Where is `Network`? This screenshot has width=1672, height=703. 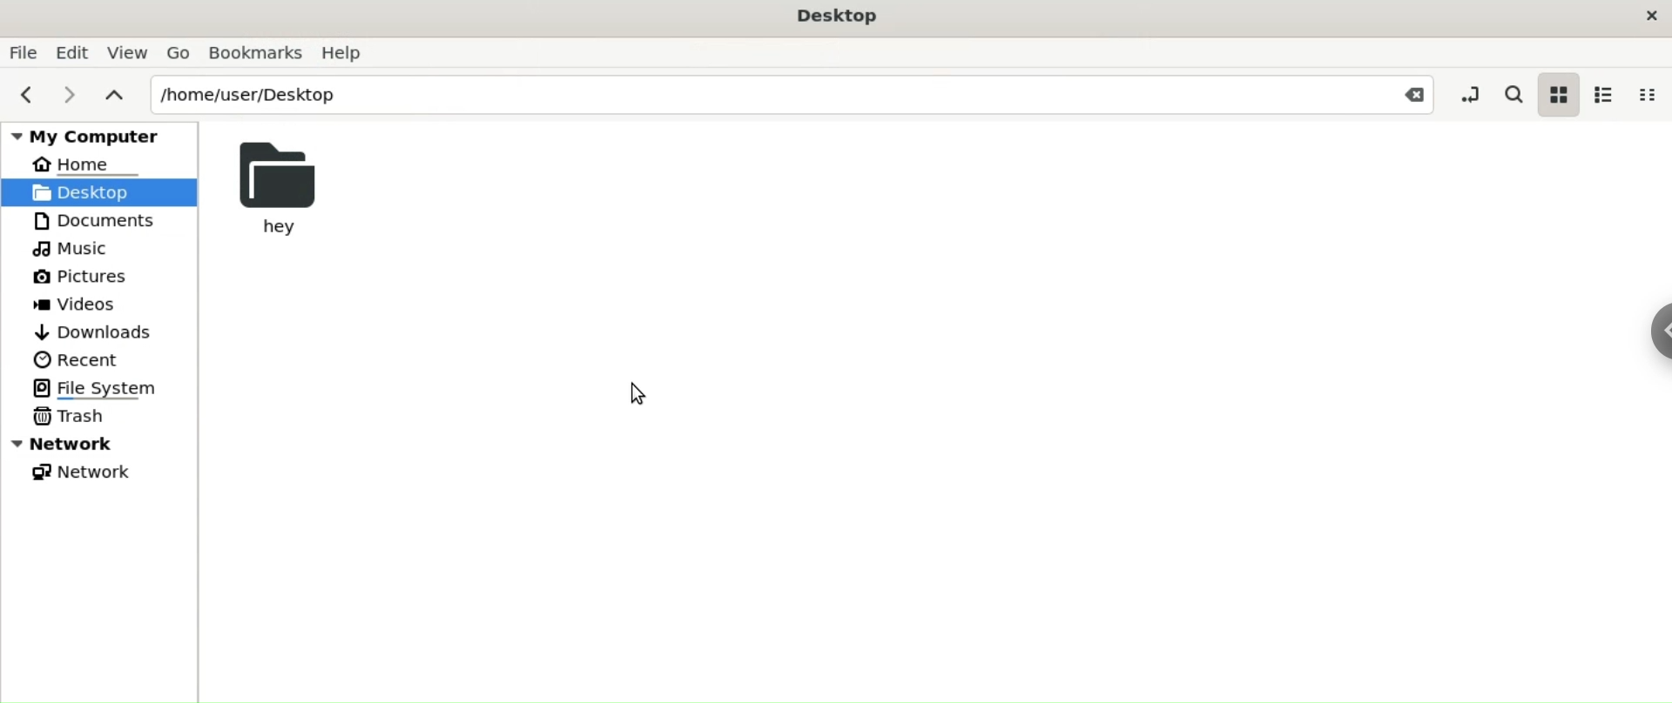
Network is located at coordinates (99, 442).